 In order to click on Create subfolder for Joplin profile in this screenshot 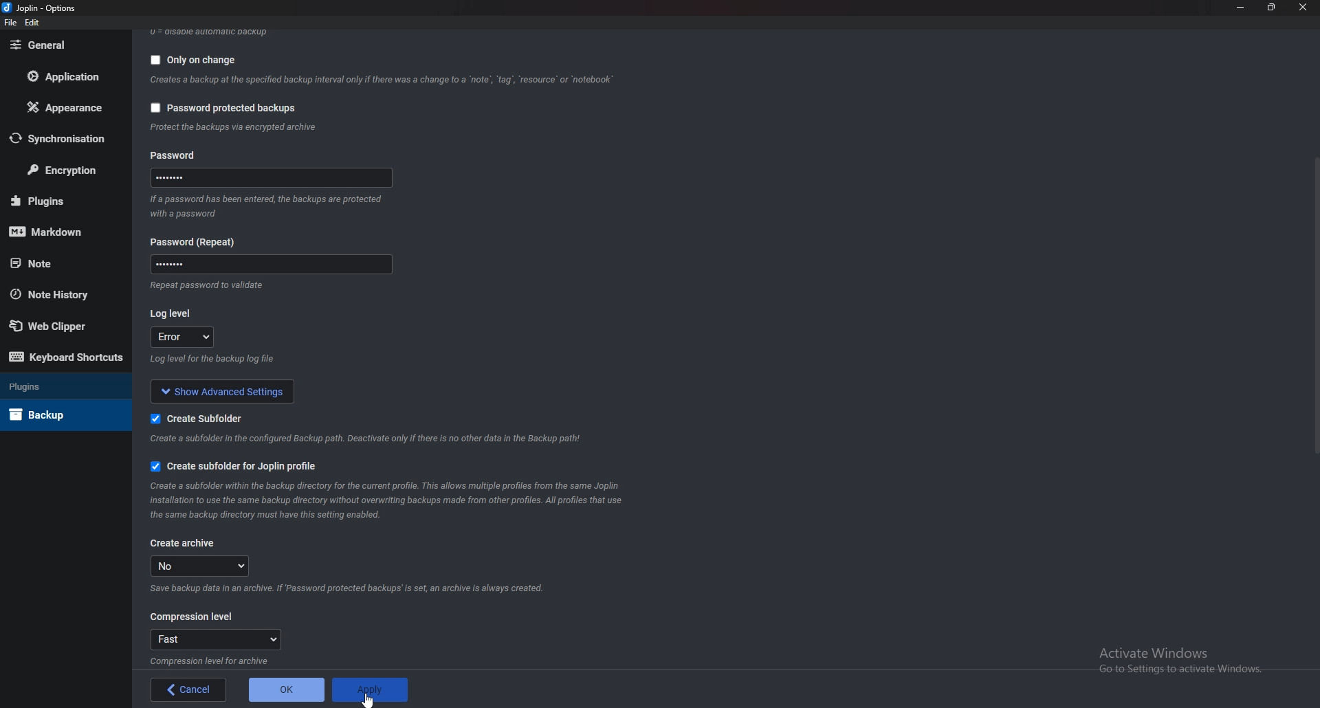, I will do `click(235, 468)`.